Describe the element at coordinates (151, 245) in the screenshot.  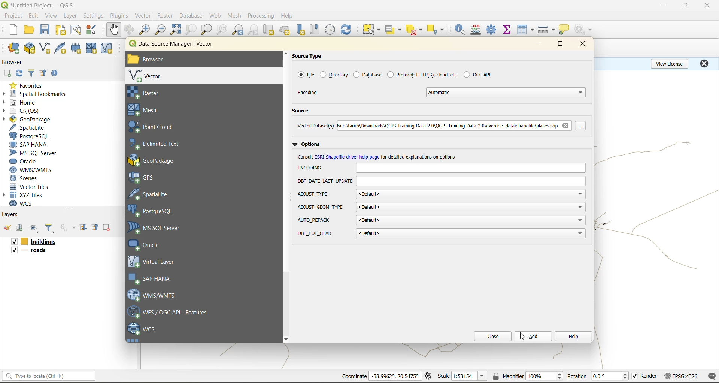
I see `oracle` at that location.